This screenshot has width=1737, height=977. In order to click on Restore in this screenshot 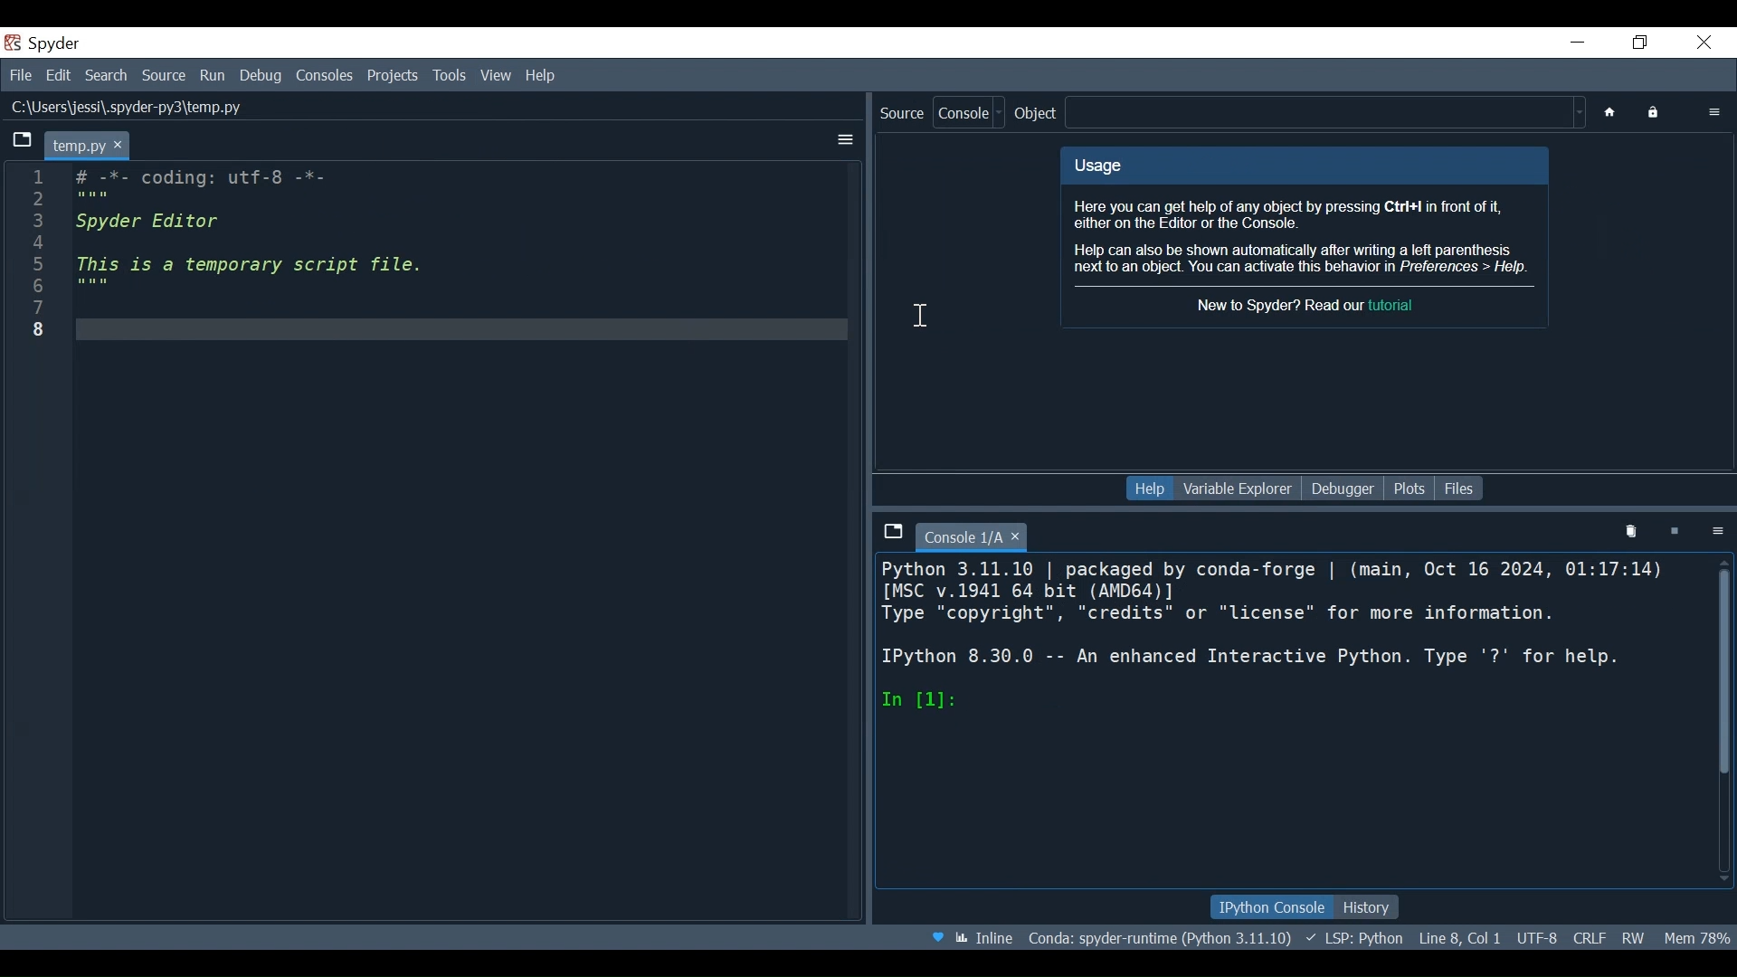, I will do `click(1637, 42)`.